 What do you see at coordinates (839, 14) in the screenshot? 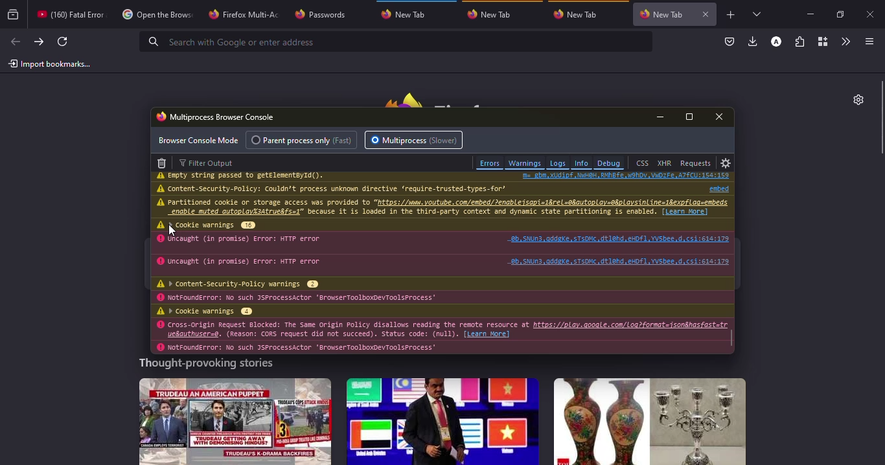
I see `maximize` at bounding box center [839, 14].